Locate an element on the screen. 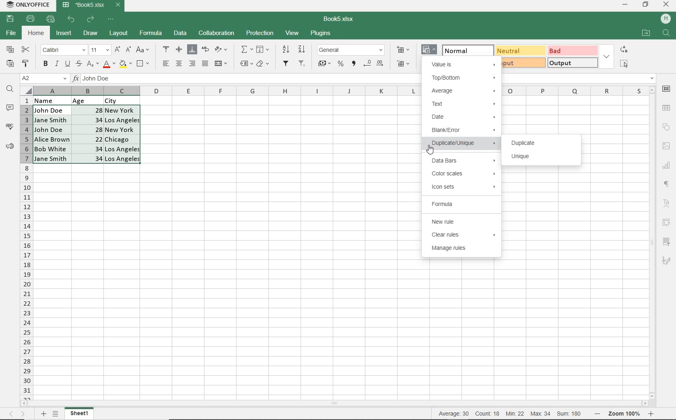  DRAW is located at coordinates (91, 33).